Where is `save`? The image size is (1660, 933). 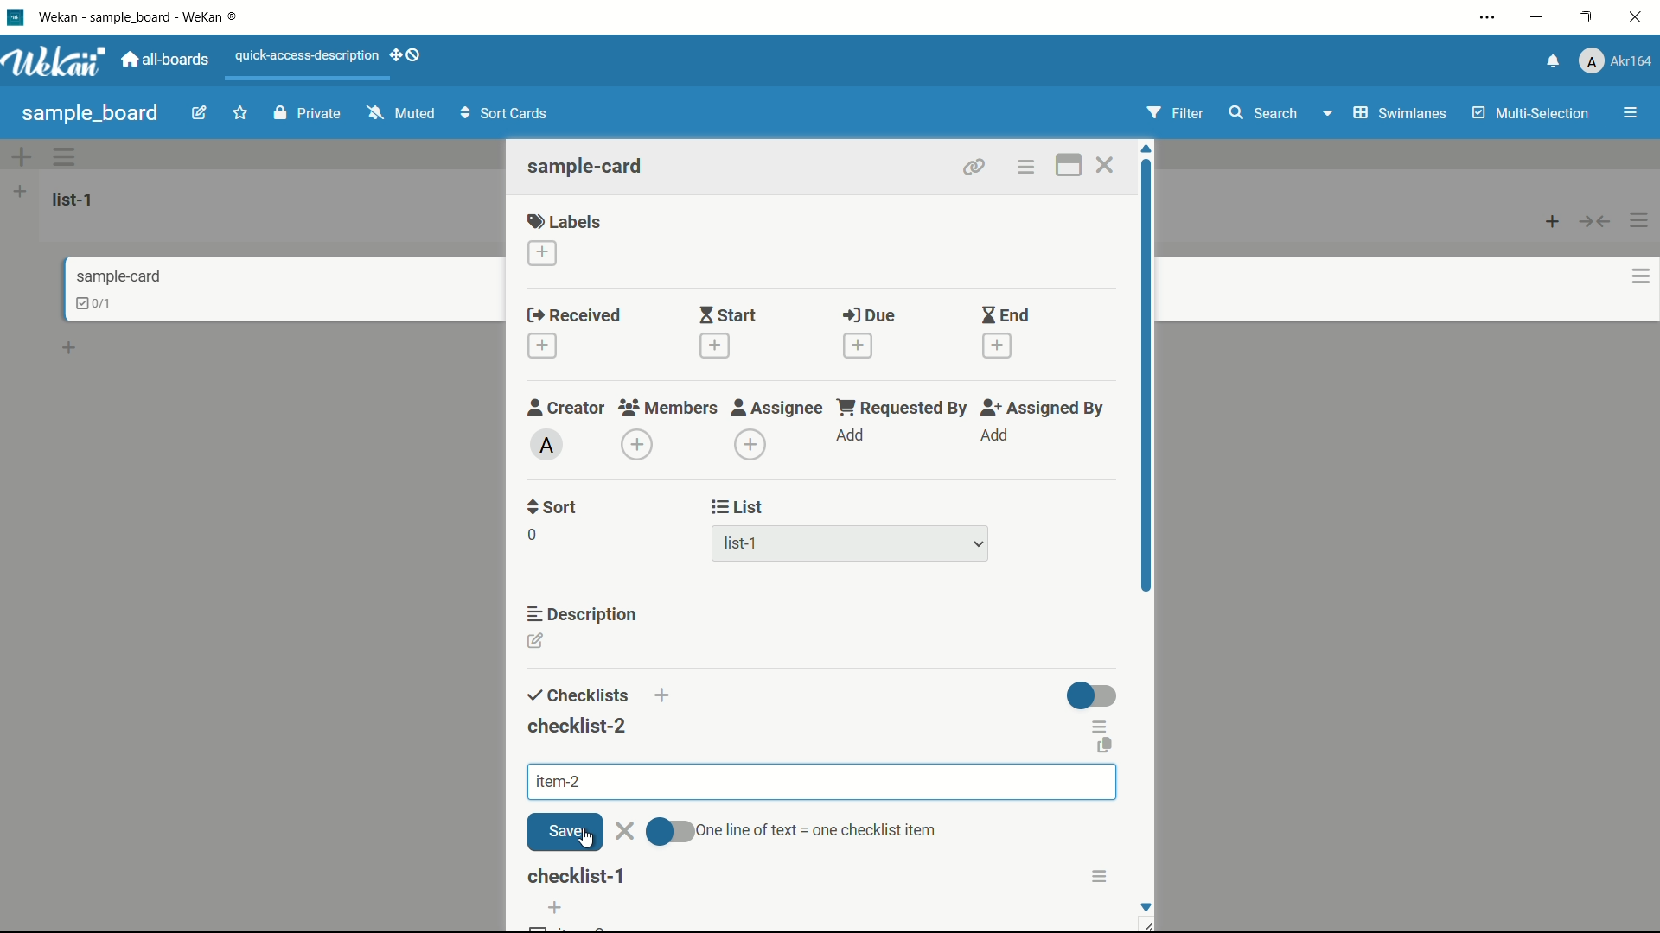 save is located at coordinates (565, 832).